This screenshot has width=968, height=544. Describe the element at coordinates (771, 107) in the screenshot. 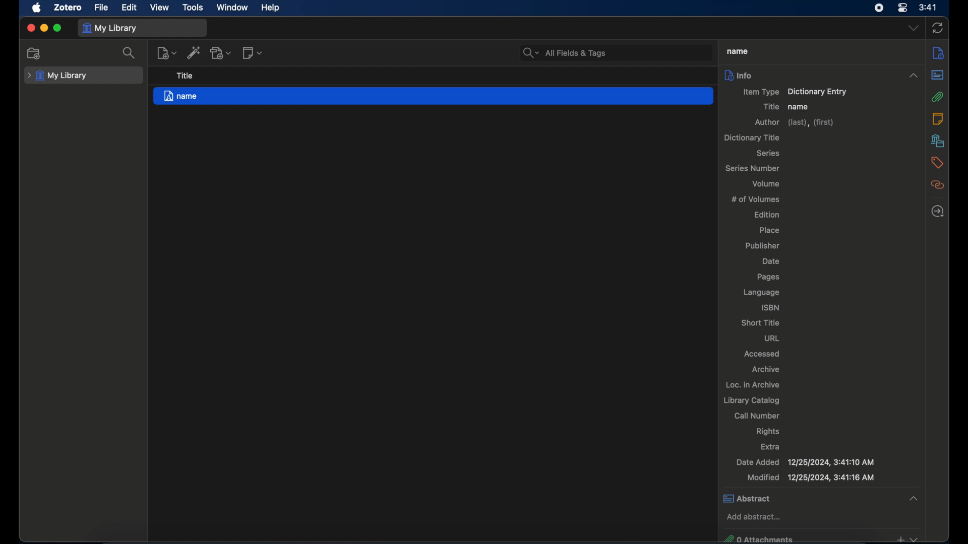

I see `title` at that location.